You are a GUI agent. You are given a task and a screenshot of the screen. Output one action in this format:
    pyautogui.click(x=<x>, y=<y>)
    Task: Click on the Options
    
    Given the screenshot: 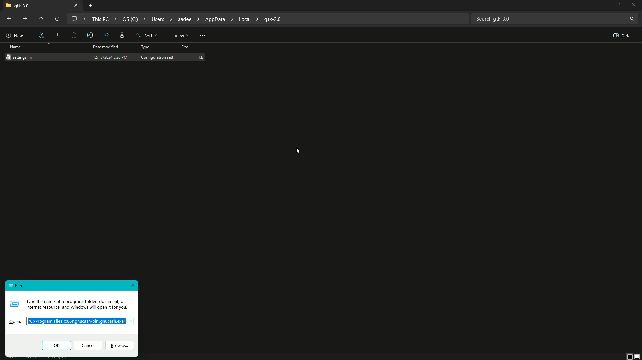 What is the action you would take?
    pyautogui.click(x=619, y=5)
    